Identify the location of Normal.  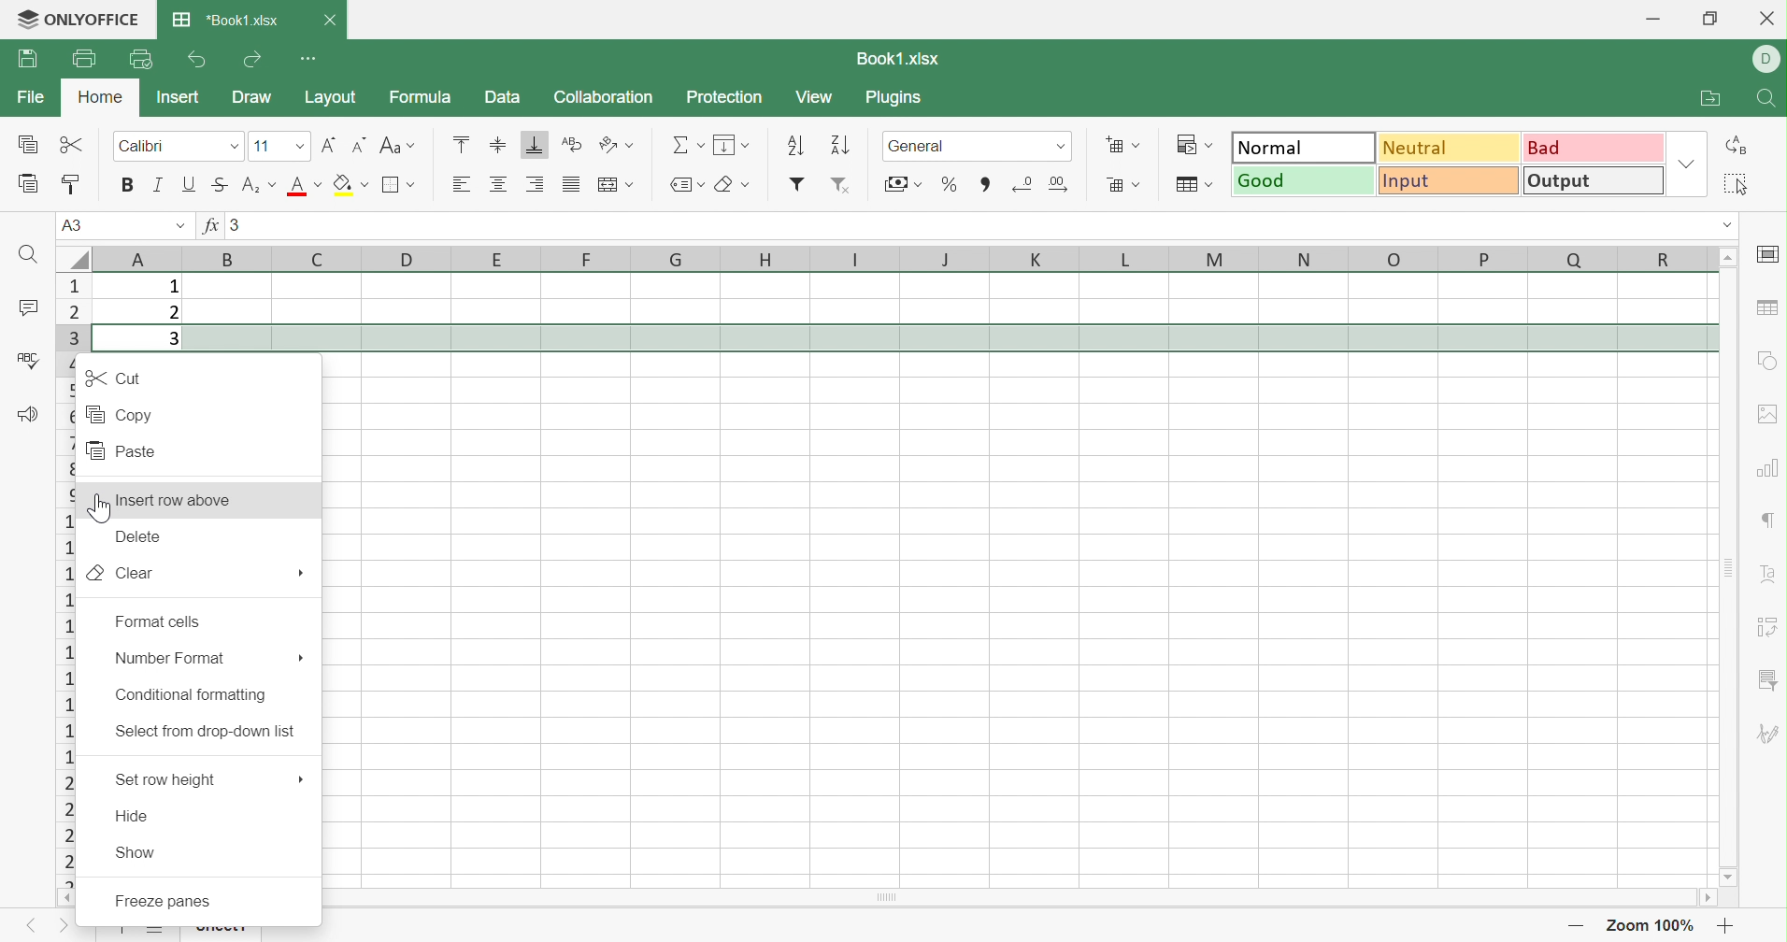
(1301, 147).